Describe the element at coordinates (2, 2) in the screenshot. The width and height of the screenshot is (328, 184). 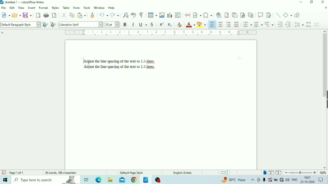
I see `Logo` at that location.